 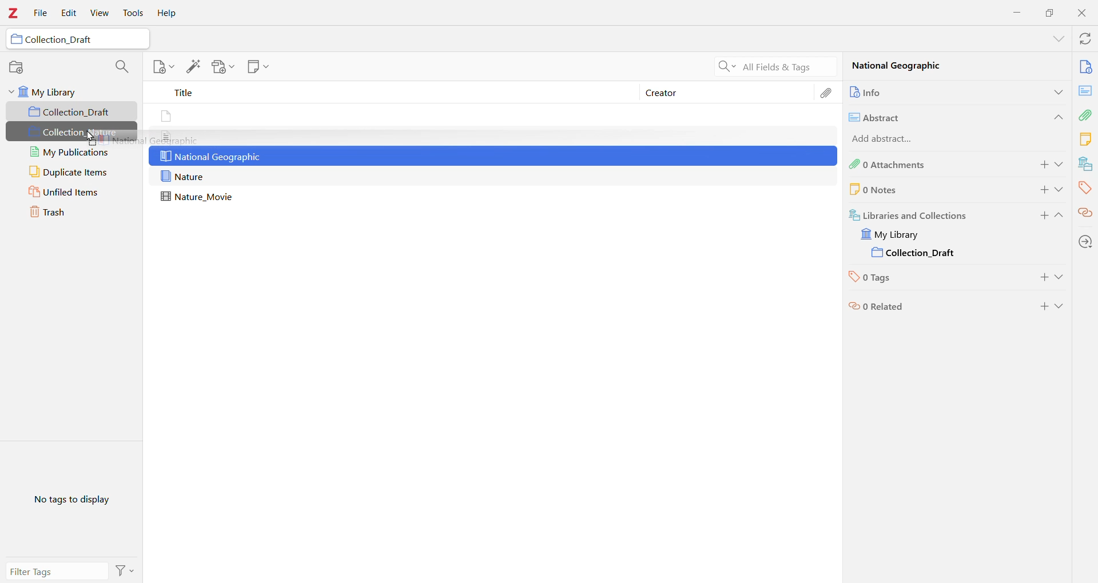 What do you see at coordinates (93, 138) in the screenshot?
I see `cursor` at bounding box center [93, 138].